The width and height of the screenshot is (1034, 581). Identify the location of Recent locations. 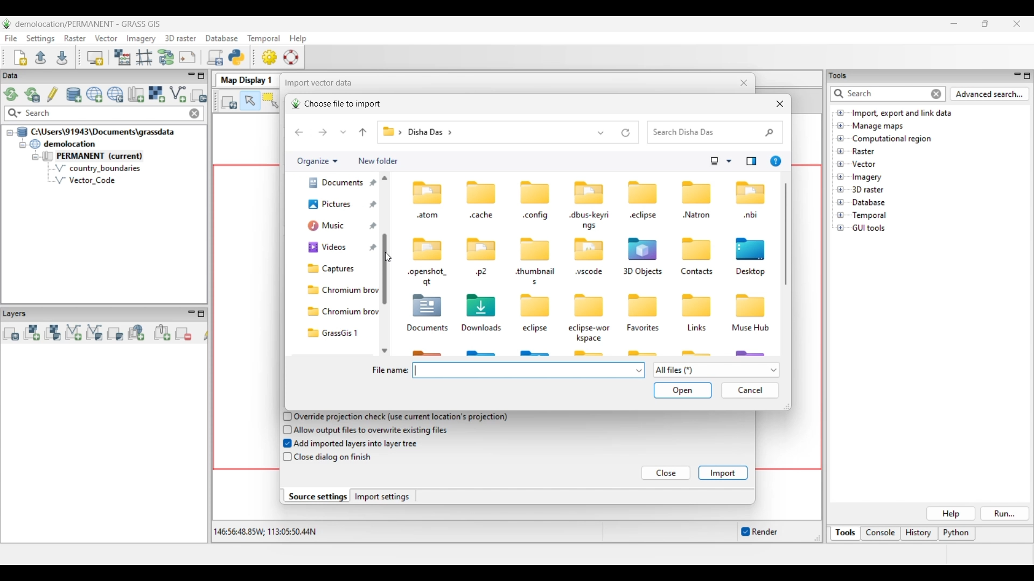
(344, 132).